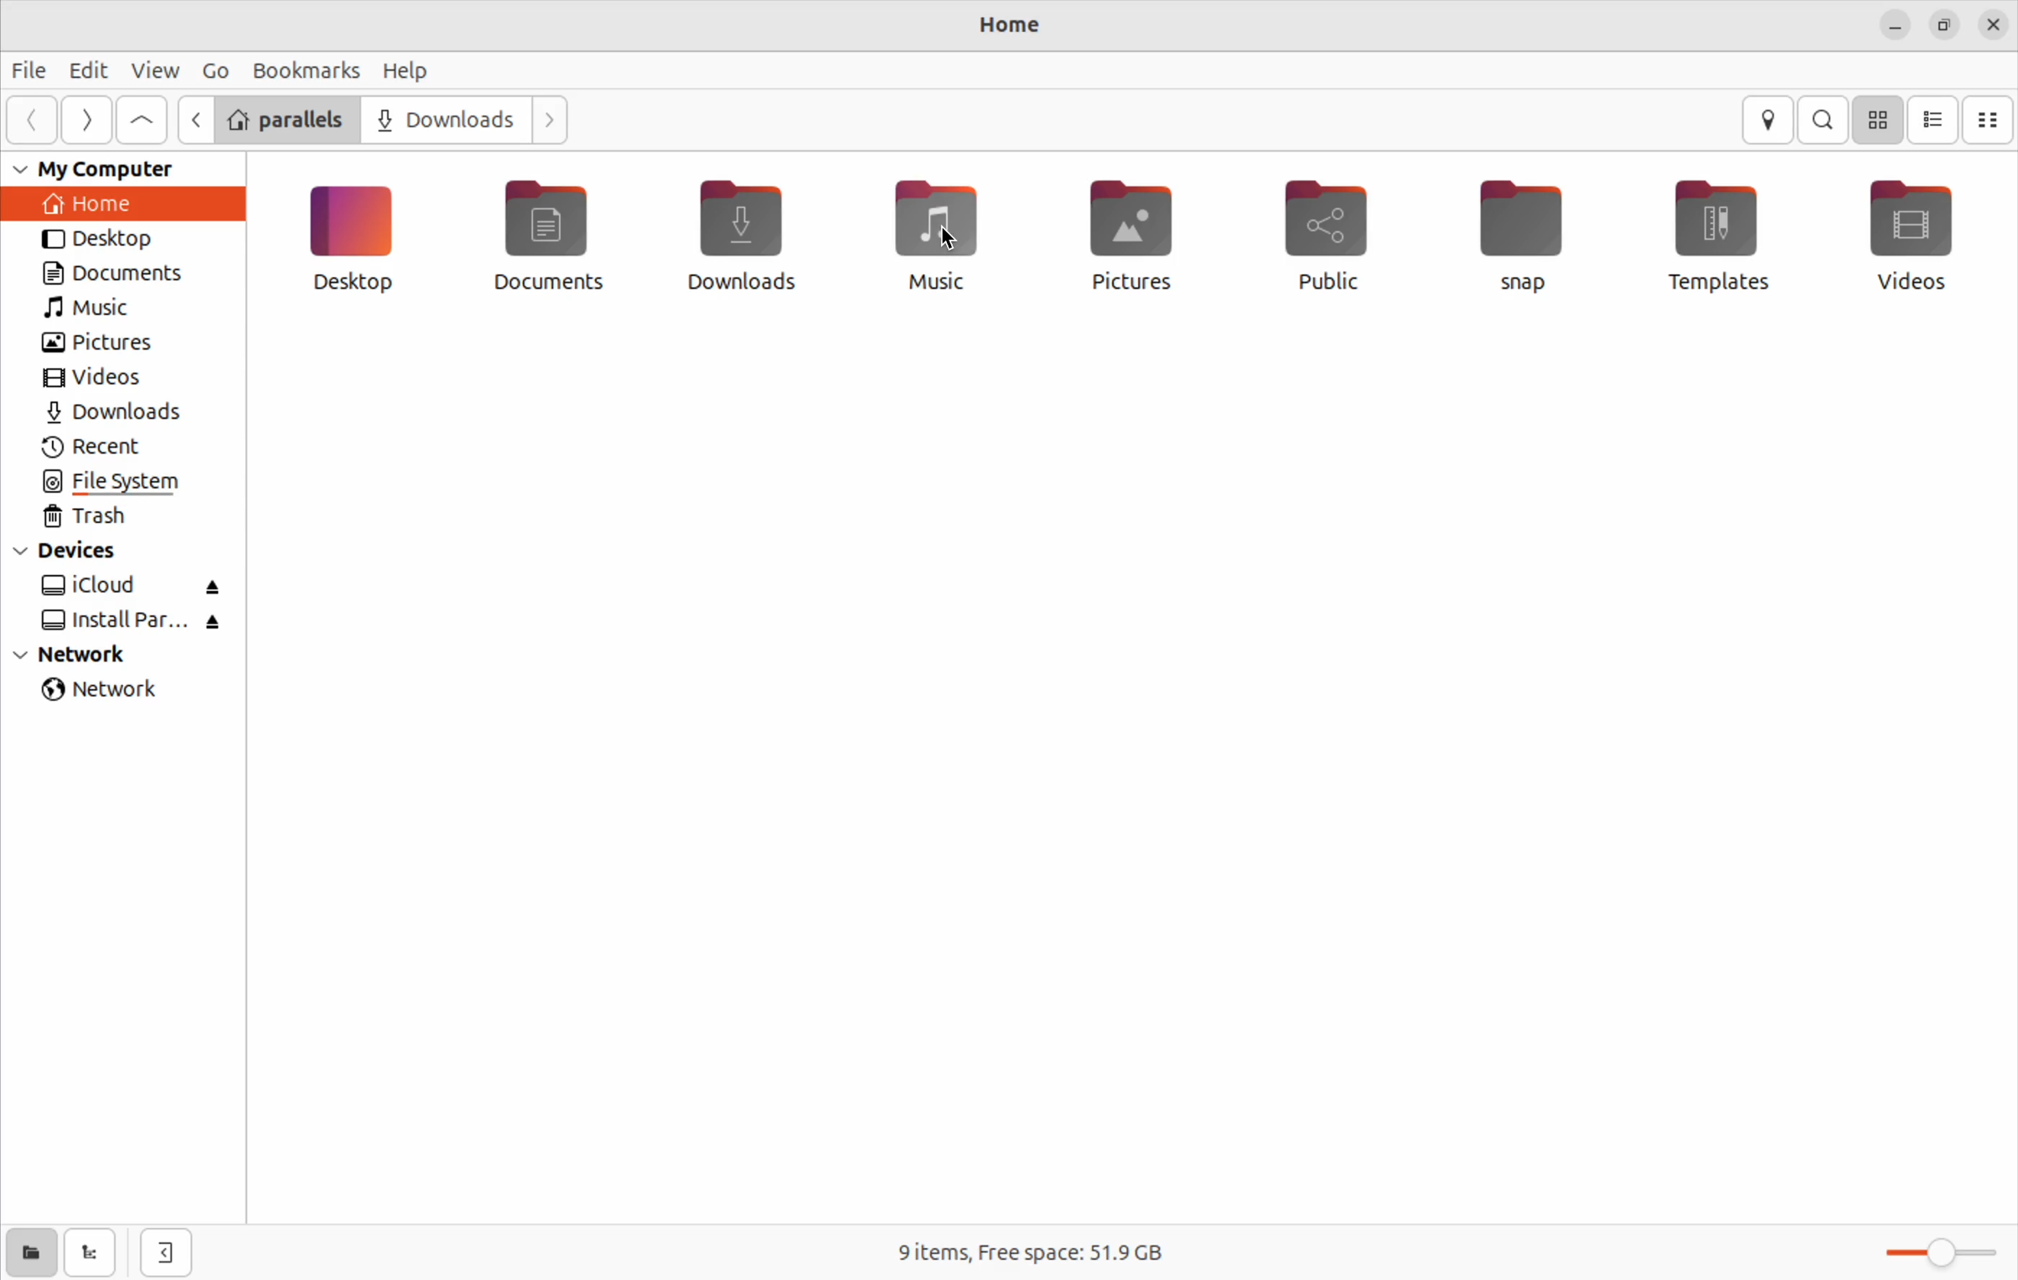 The height and width of the screenshot is (1280, 2018). Describe the element at coordinates (106, 447) in the screenshot. I see `recent` at that location.